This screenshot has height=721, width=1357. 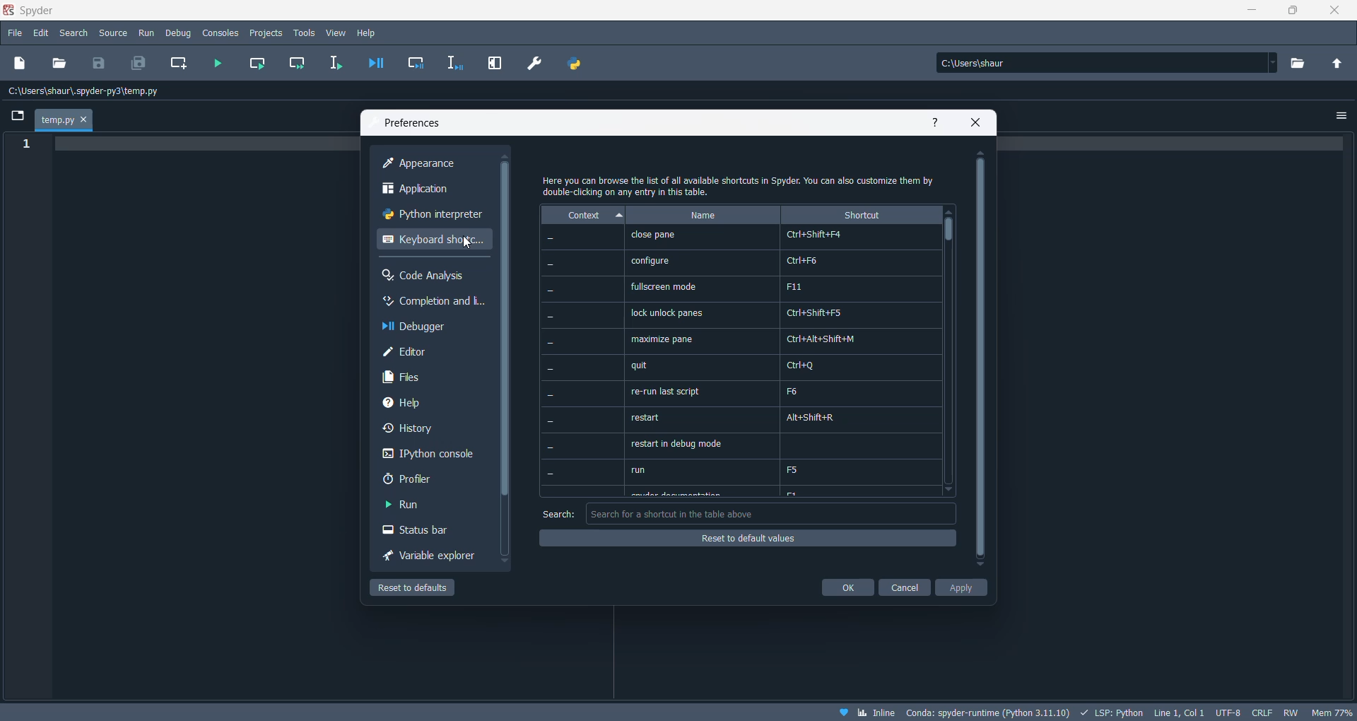 I want to click on path, so click(x=1100, y=62).